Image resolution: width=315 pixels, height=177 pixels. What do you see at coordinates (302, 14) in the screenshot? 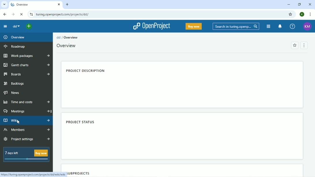
I see `Account` at bounding box center [302, 14].